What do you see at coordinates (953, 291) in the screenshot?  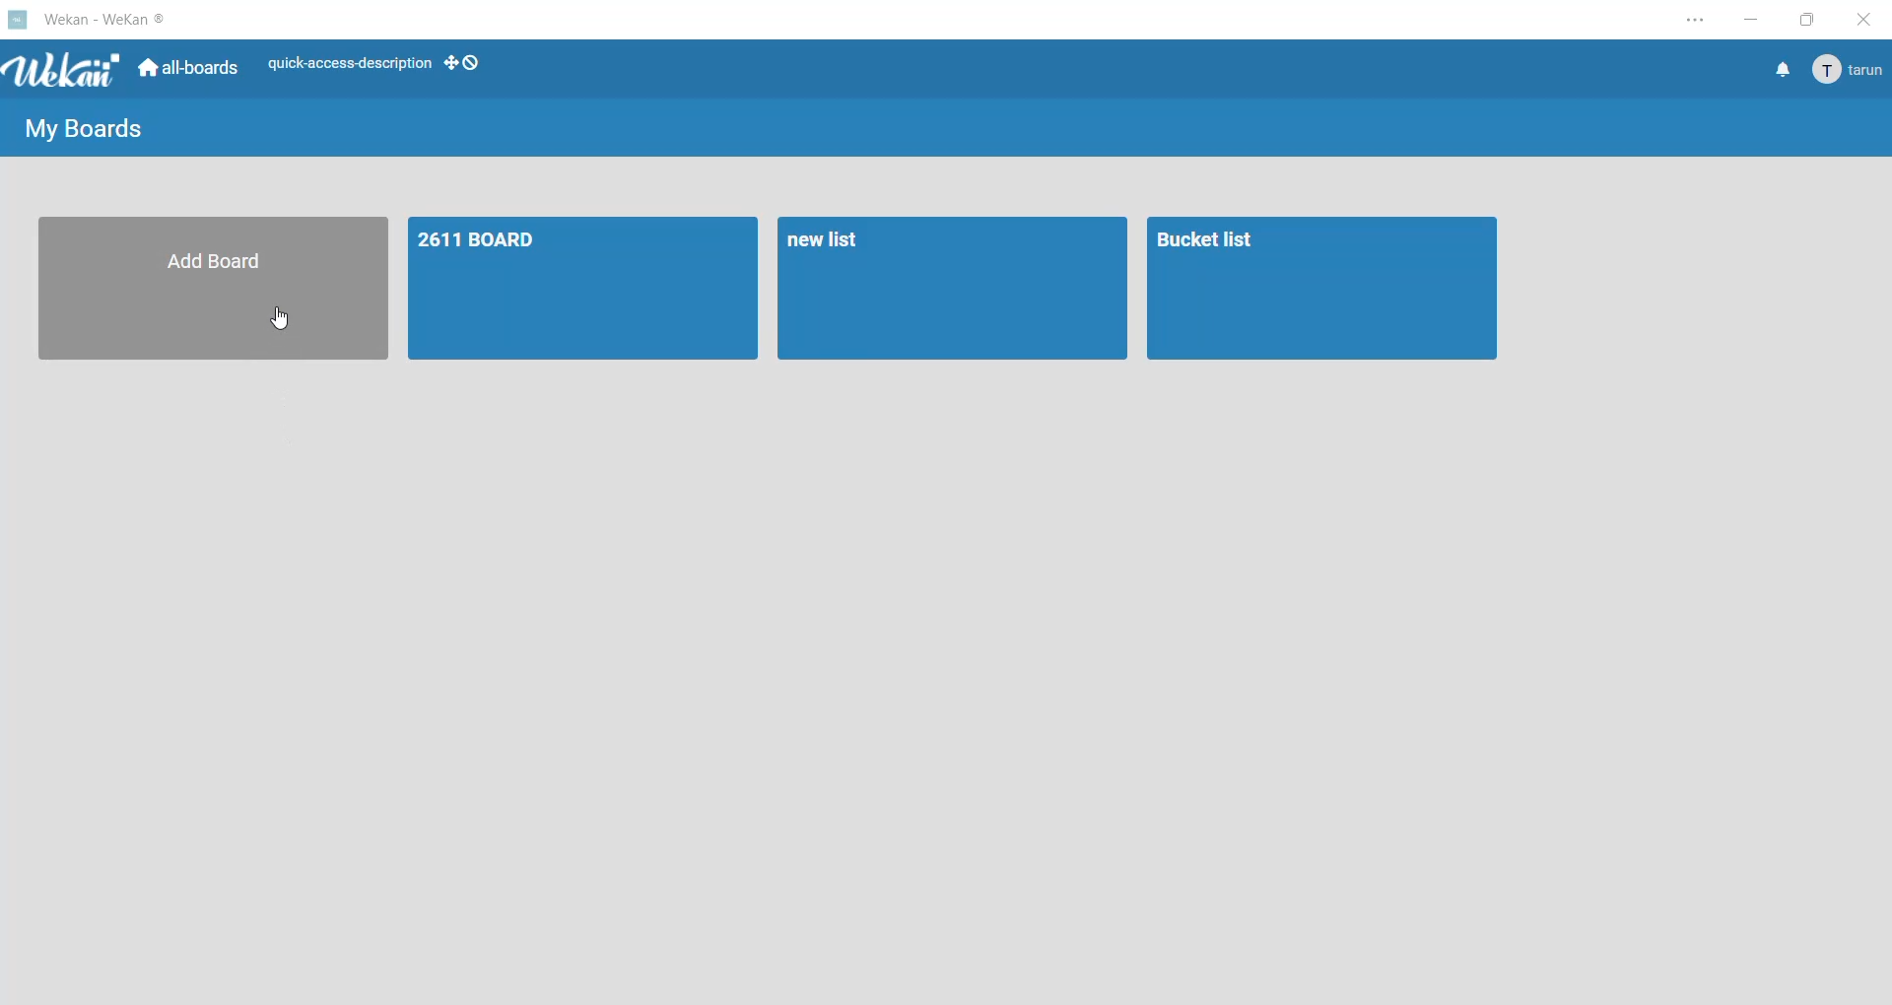 I see `board 2` at bounding box center [953, 291].